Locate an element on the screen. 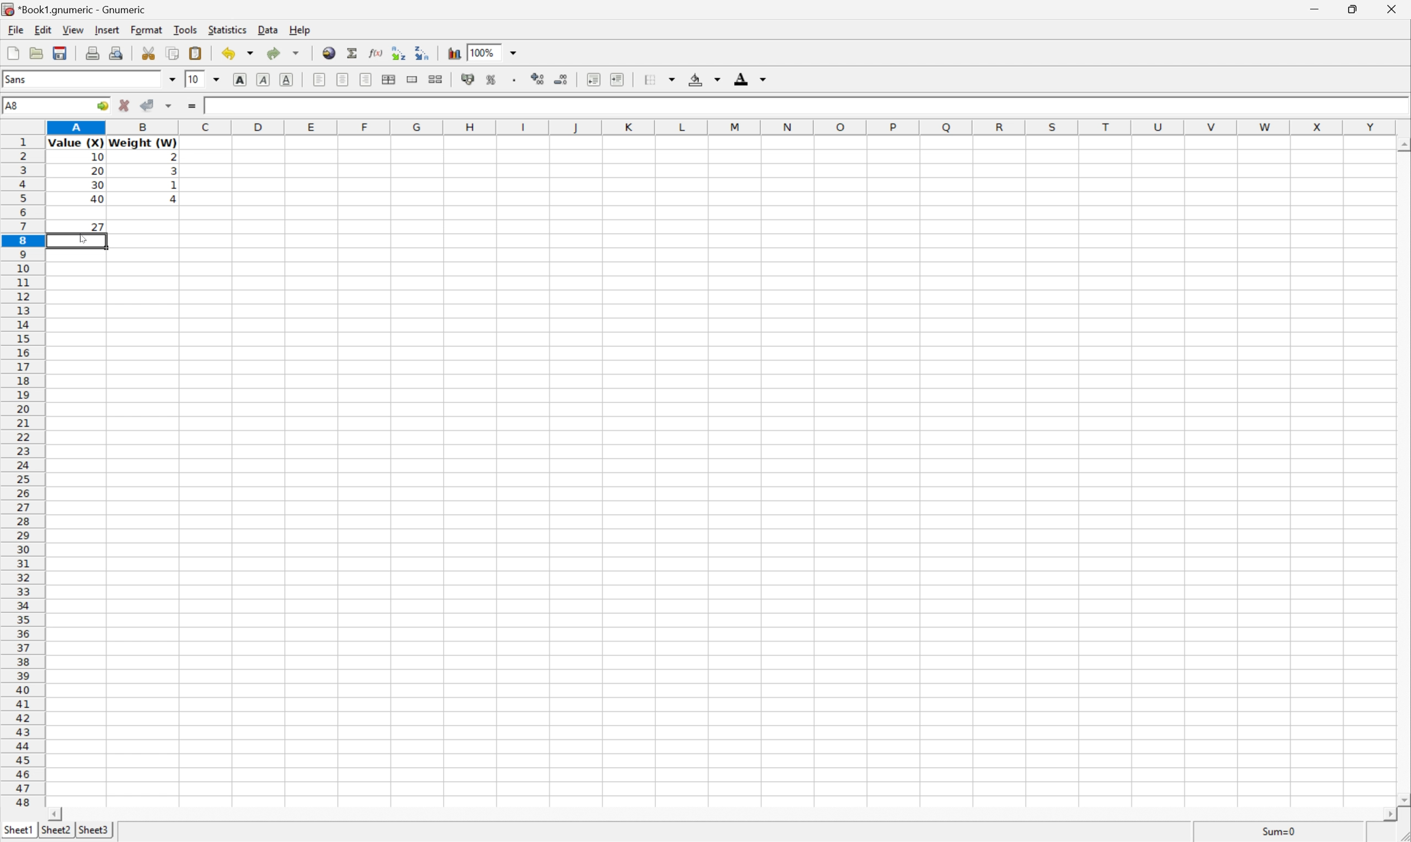  Enter formula is located at coordinates (189, 106).